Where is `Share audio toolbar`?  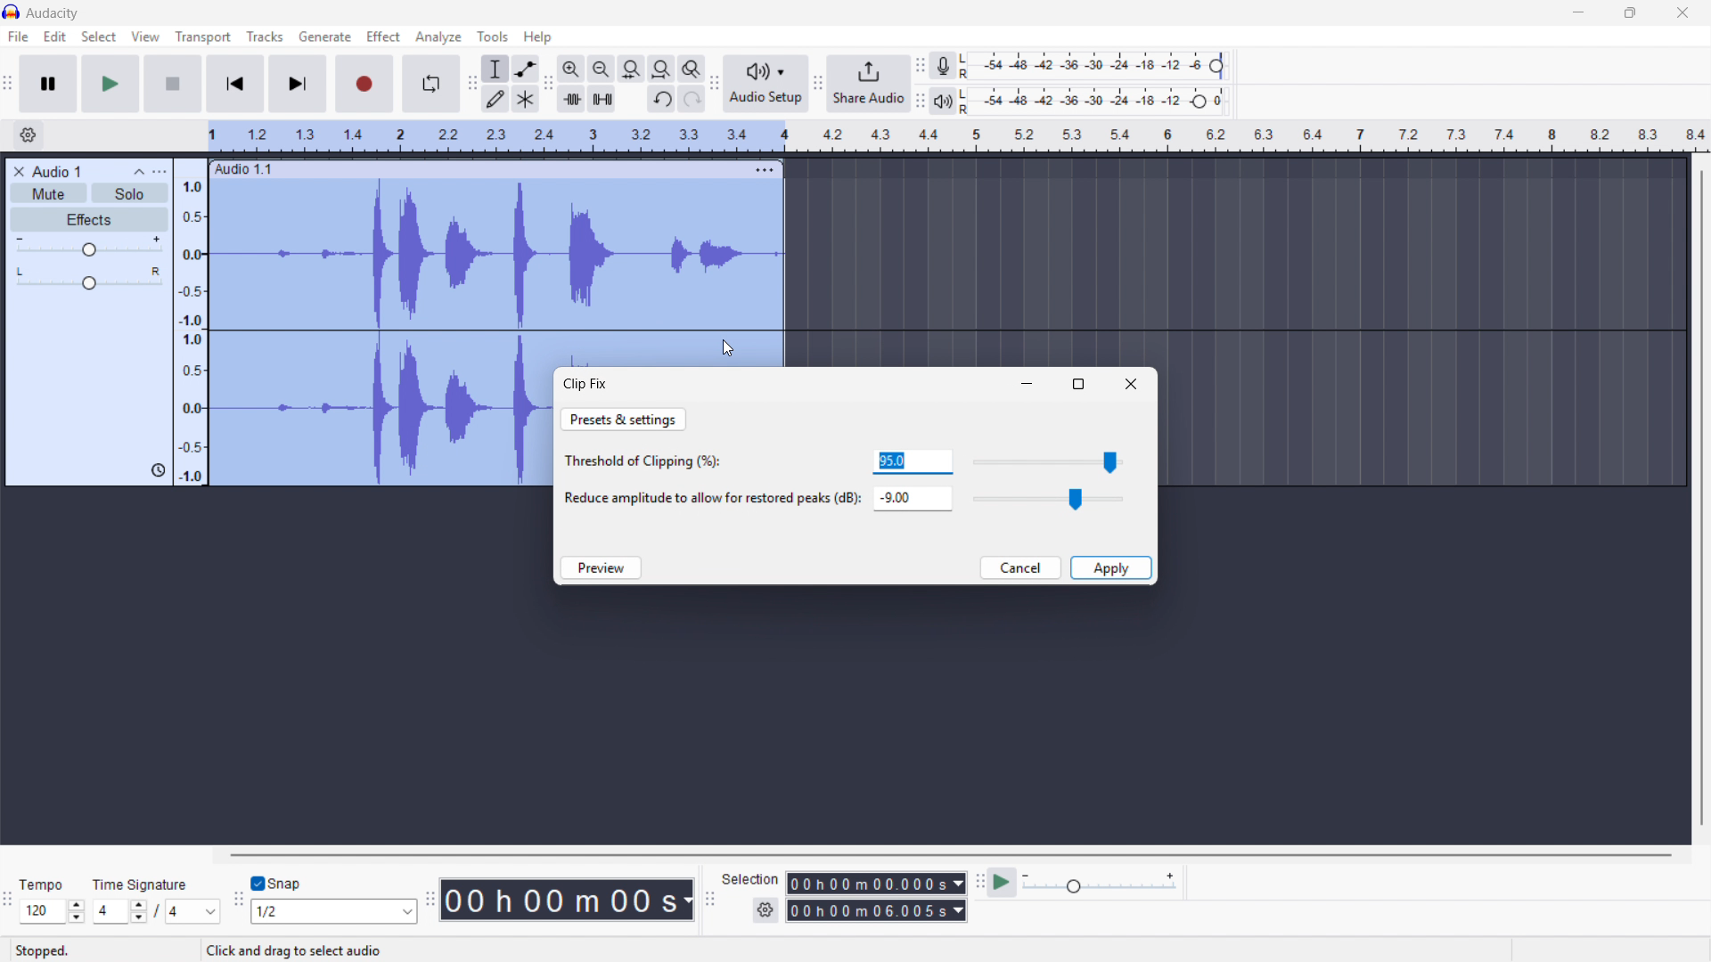 Share audio toolbar is located at coordinates (818, 84).